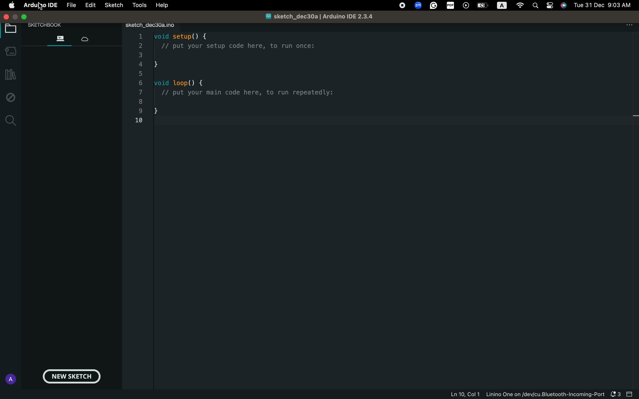  Describe the element at coordinates (482, 6) in the screenshot. I see `battery` at that location.